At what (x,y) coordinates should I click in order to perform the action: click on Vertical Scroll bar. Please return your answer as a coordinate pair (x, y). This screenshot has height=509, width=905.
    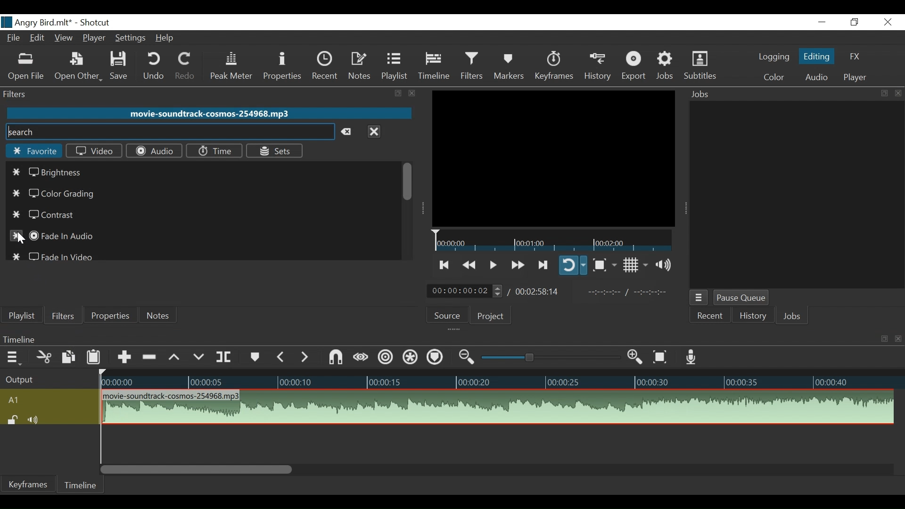
    Looking at the image, I should click on (197, 469).